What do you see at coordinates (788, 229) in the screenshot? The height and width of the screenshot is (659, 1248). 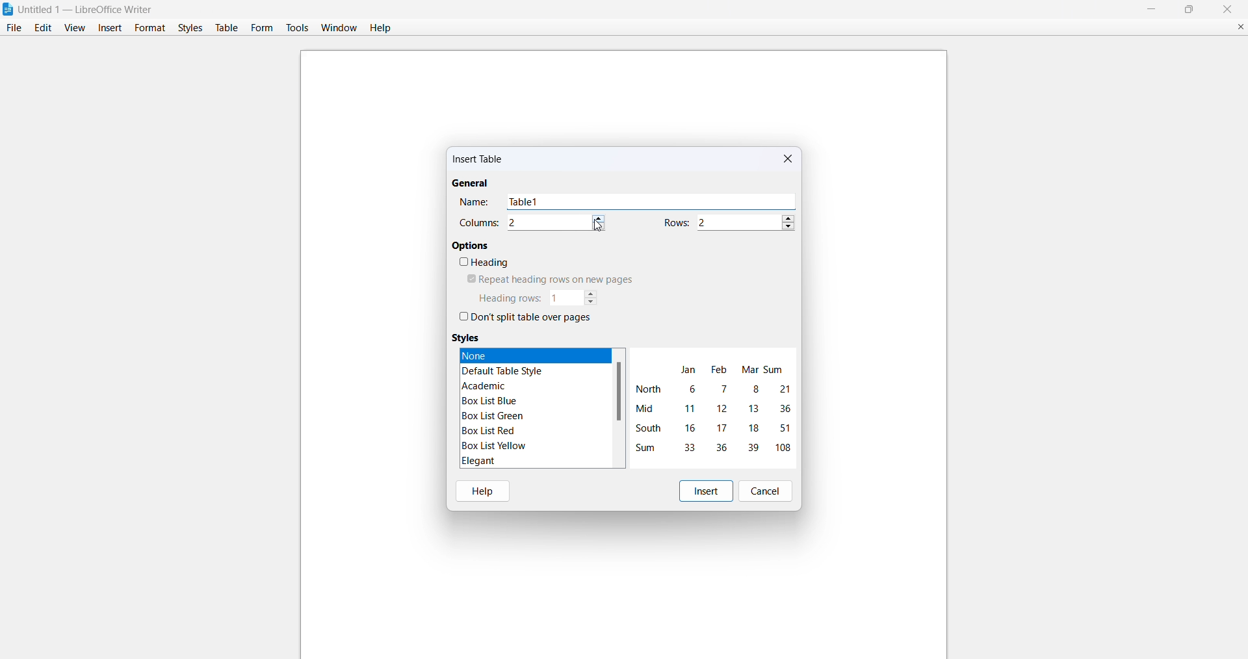 I see `decrease rows` at bounding box center [788, 229].